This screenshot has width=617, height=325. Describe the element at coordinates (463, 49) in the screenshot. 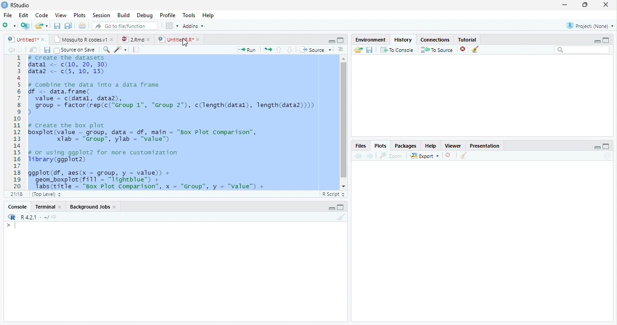

I see `Remove the selected history entries` at that location.